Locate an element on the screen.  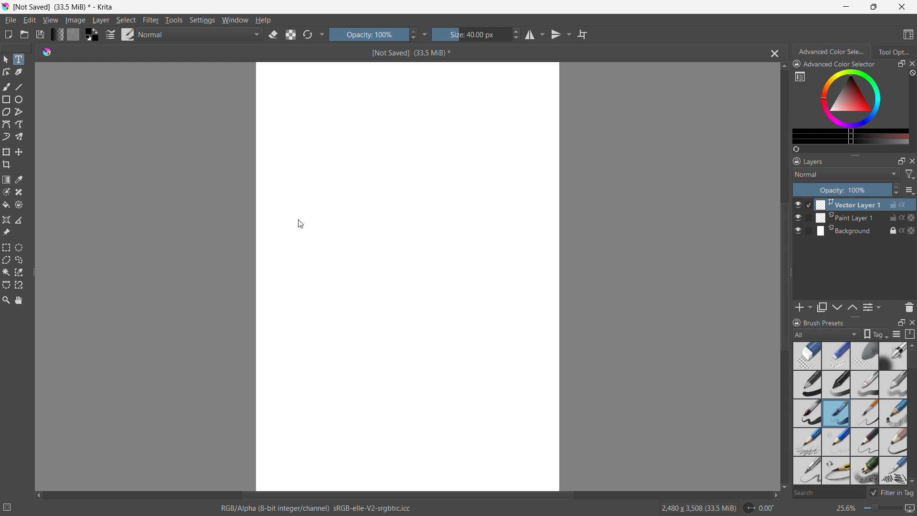
rectangular selection tool is located at coordinates (6, 247).